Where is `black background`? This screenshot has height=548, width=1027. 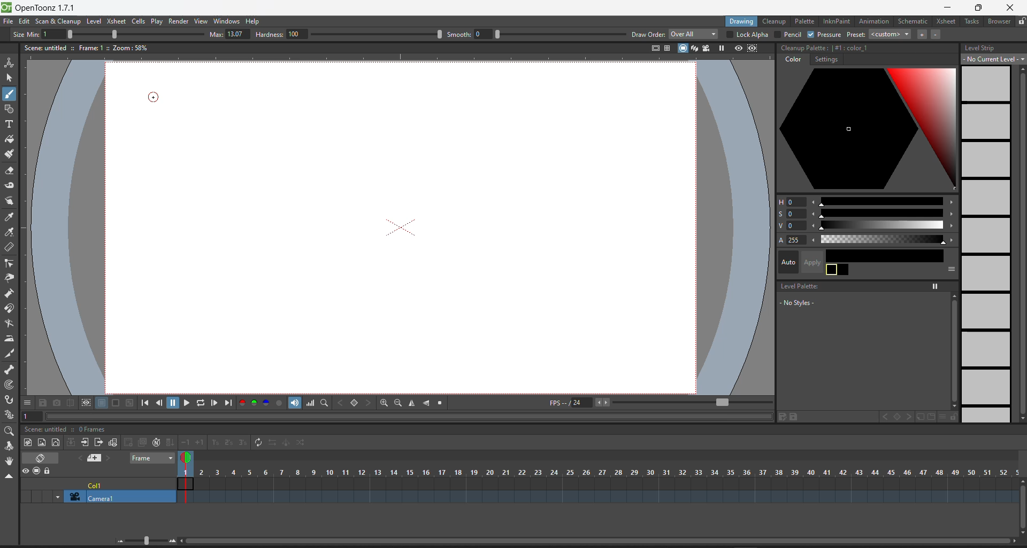 black background is located at coordinates (116, 403).